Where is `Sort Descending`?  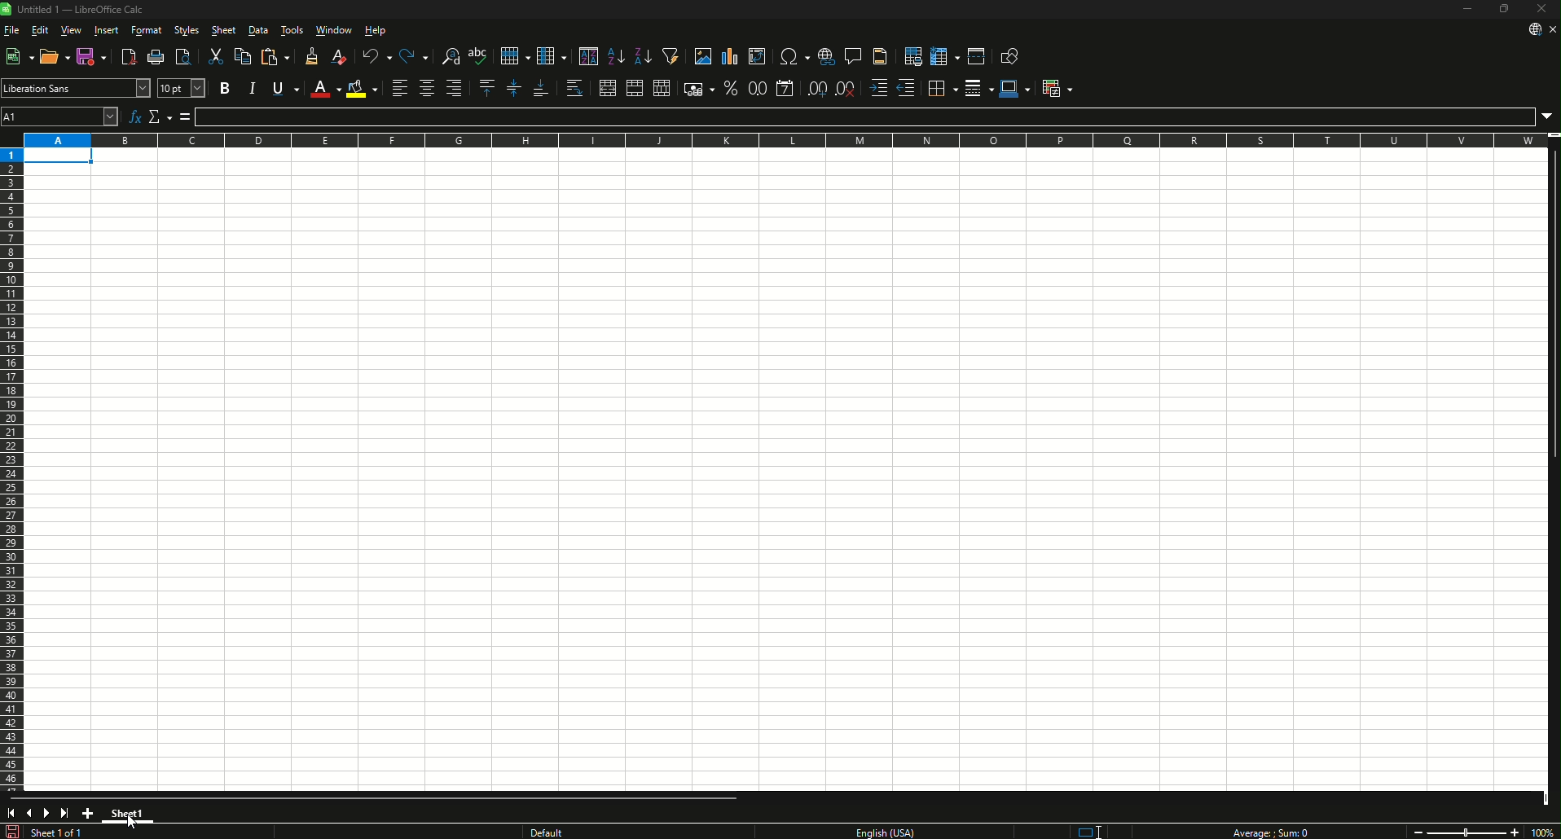 Sort Descending is located at coordinates (644, 56).